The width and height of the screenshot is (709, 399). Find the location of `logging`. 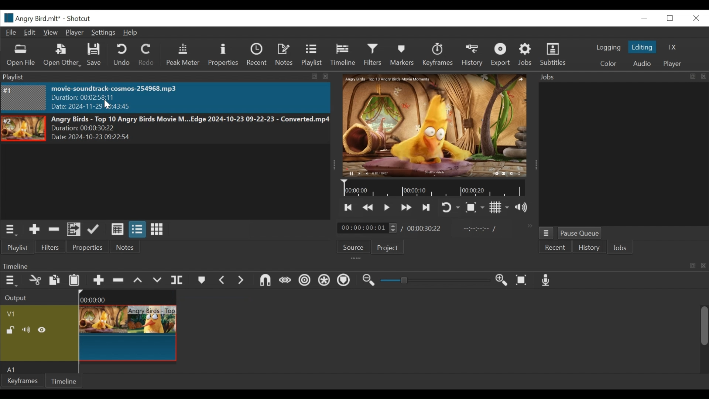

logging is located at coordinates (609, 47).